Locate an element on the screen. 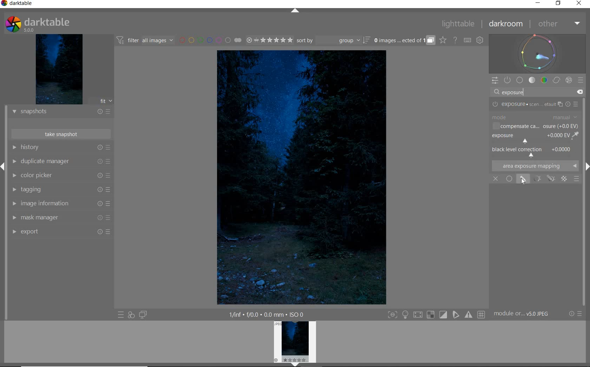  EXPORT is located at coordinates (61, 232).